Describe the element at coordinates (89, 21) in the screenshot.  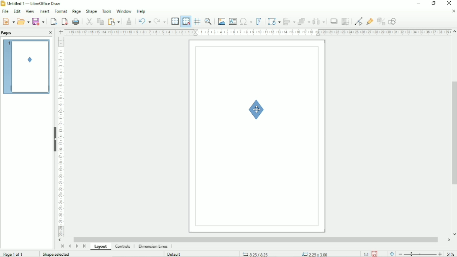
I see `Cut` at that location.